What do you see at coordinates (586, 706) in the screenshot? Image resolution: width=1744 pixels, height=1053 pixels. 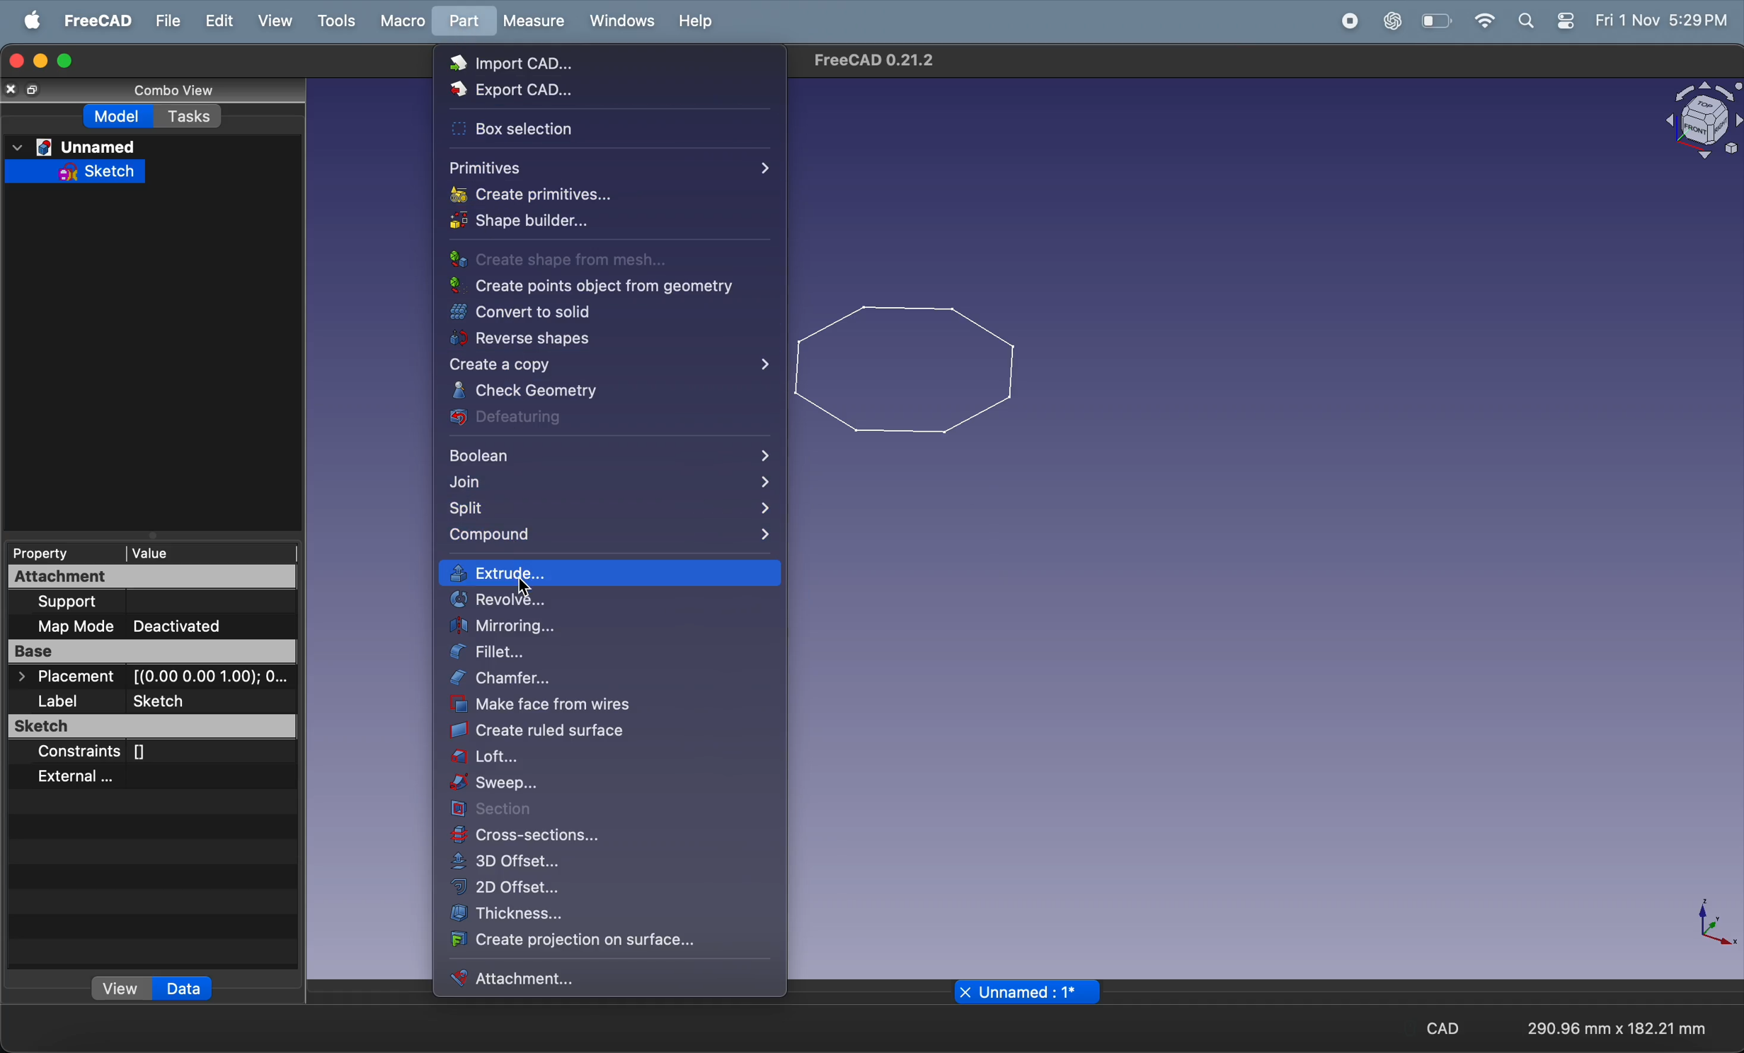 I see `make face from wires` at bounding box center [586, 706].